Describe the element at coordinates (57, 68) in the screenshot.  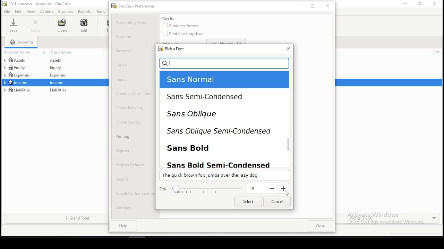
I see `equity` at that location.